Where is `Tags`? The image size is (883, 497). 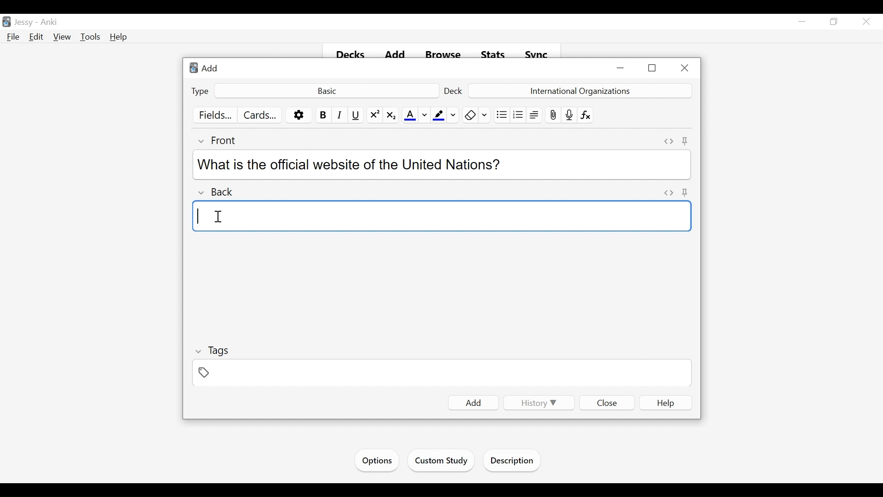 Tags is located at coordinates (213, 350).